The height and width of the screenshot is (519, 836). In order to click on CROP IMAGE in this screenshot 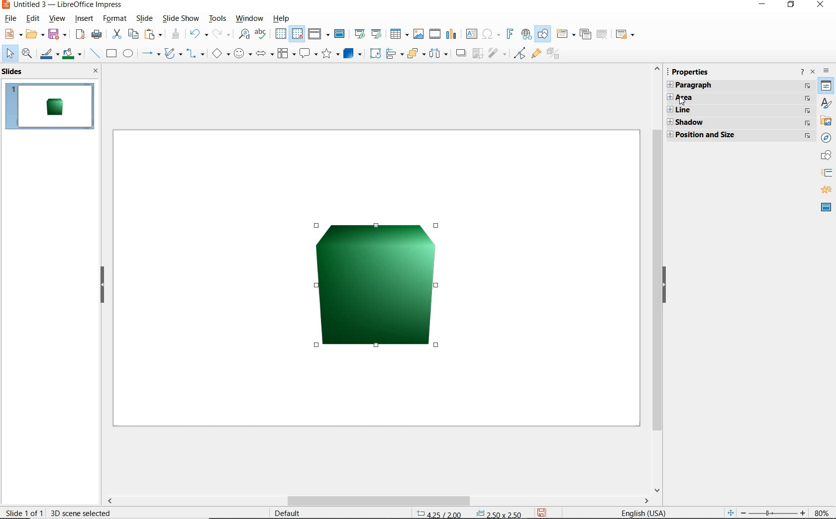, I will do `click(478, 54)`.